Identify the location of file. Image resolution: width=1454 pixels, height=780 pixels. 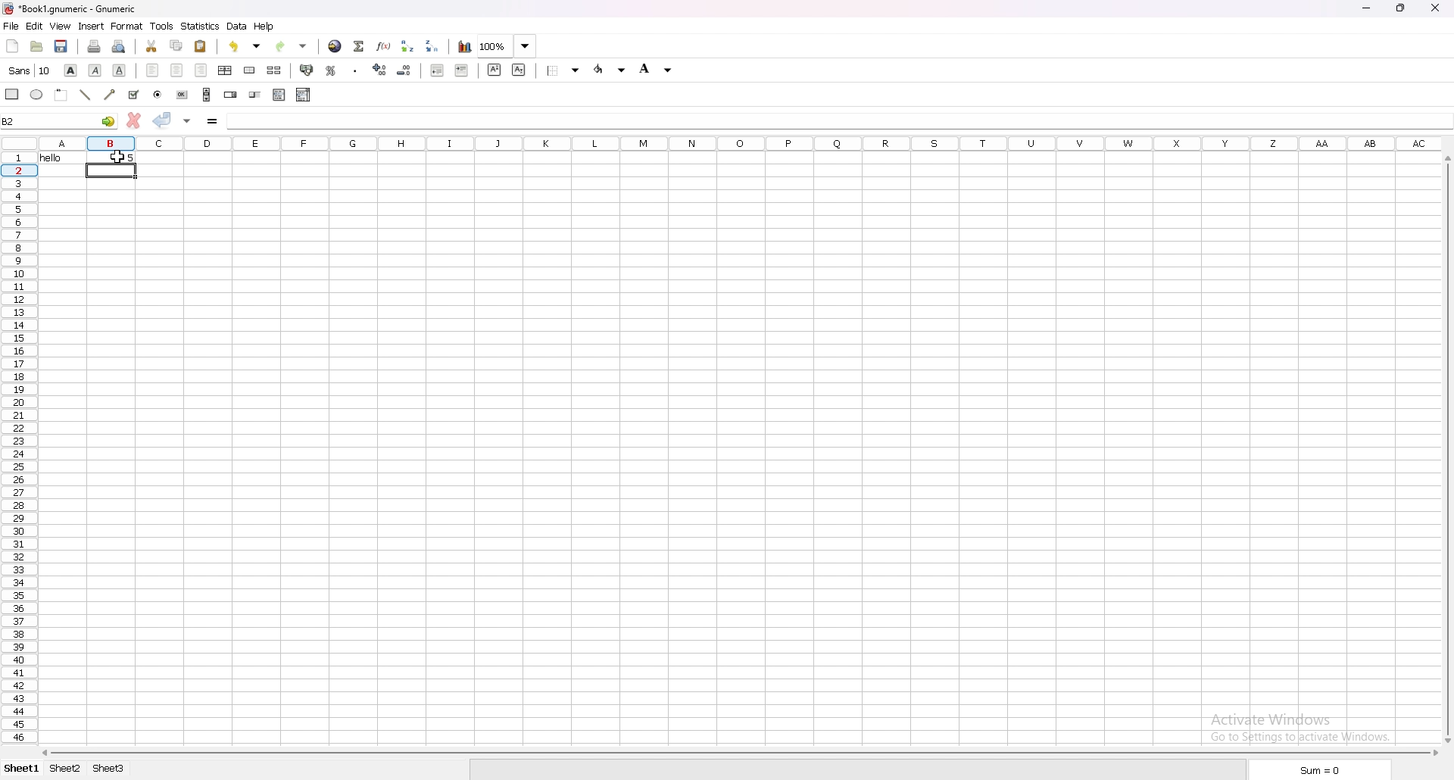
(11, 26).